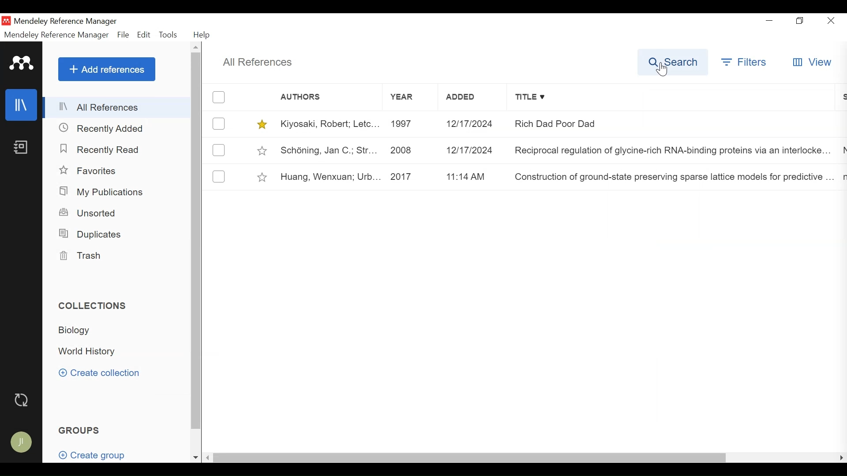  Describe the element at coordinates (472, 149) in the screenshot. I see `12/17/2024` at that location.